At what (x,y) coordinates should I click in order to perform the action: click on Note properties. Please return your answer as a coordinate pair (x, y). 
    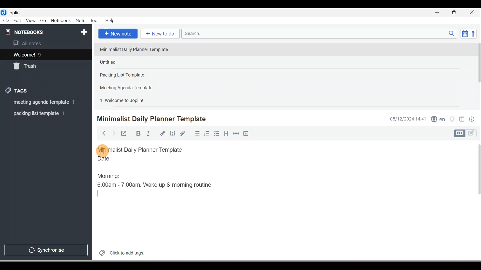
    Looking at the image, I should click on (472, 120).